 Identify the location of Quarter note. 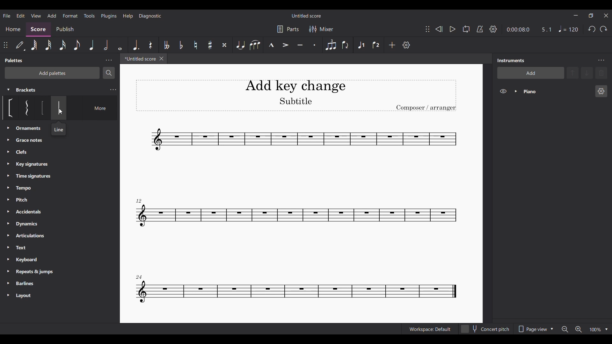
(568, 29).